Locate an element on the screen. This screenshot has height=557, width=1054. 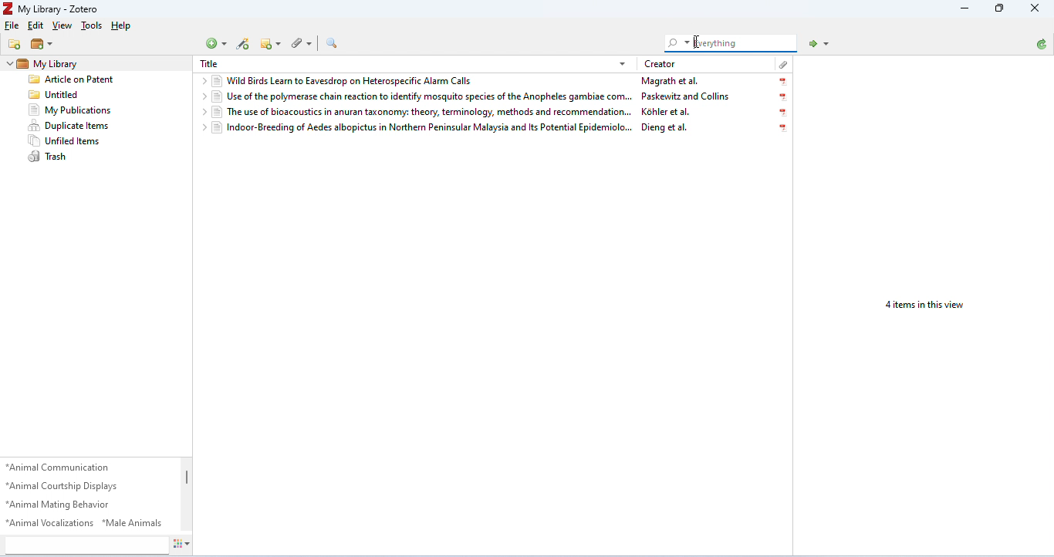
Use of the polymerase chain reaction to identify mosquito species of the Anopheles gambiae com... Paskewitz and Collins is located at coordinates (495, 96).